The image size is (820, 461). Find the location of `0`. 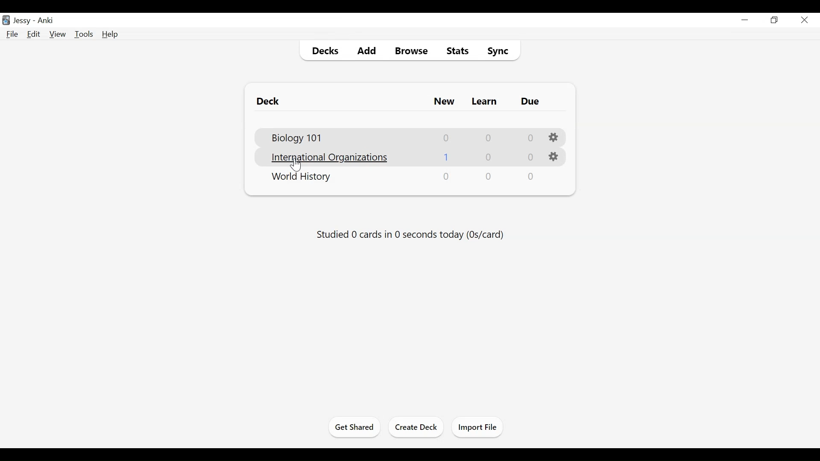

0 is located at coordinates (492, 137).